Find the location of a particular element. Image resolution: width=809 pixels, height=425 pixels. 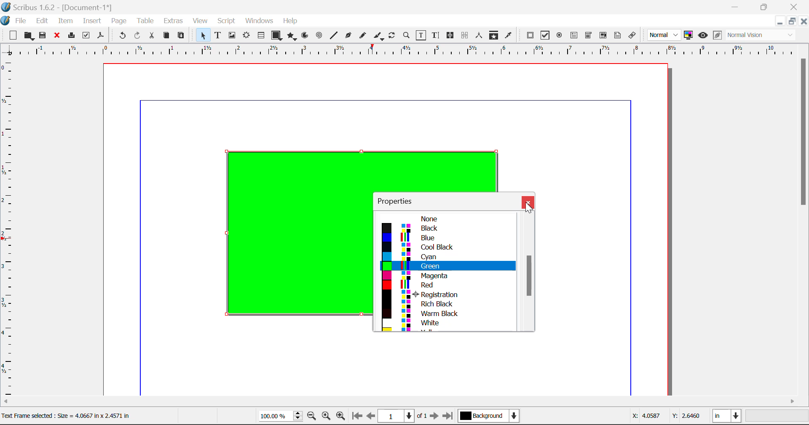

Delink Frames is located at coordinates (466, 35).